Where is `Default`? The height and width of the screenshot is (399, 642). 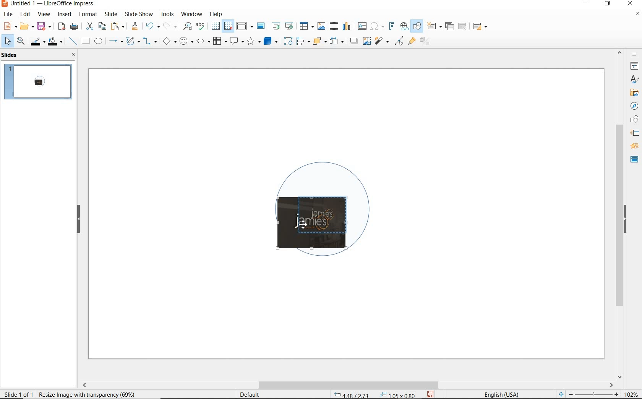 Default is located at coordinates (250, 394).